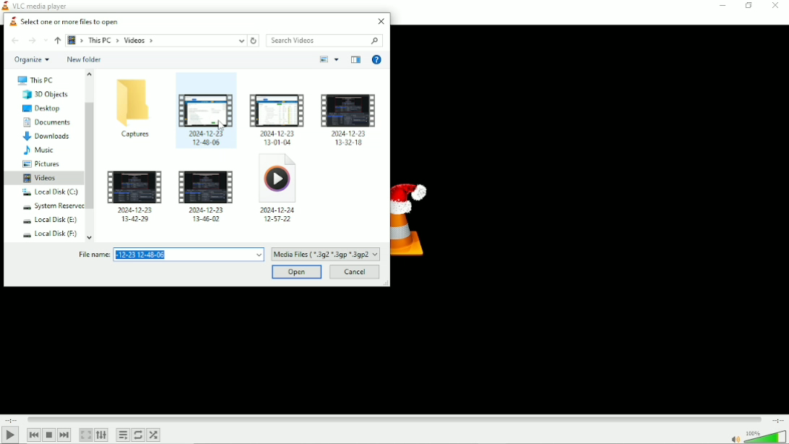 Image resolution: width=789 pixels, height=444 pixels. I want to click on video, so click(279, 194).